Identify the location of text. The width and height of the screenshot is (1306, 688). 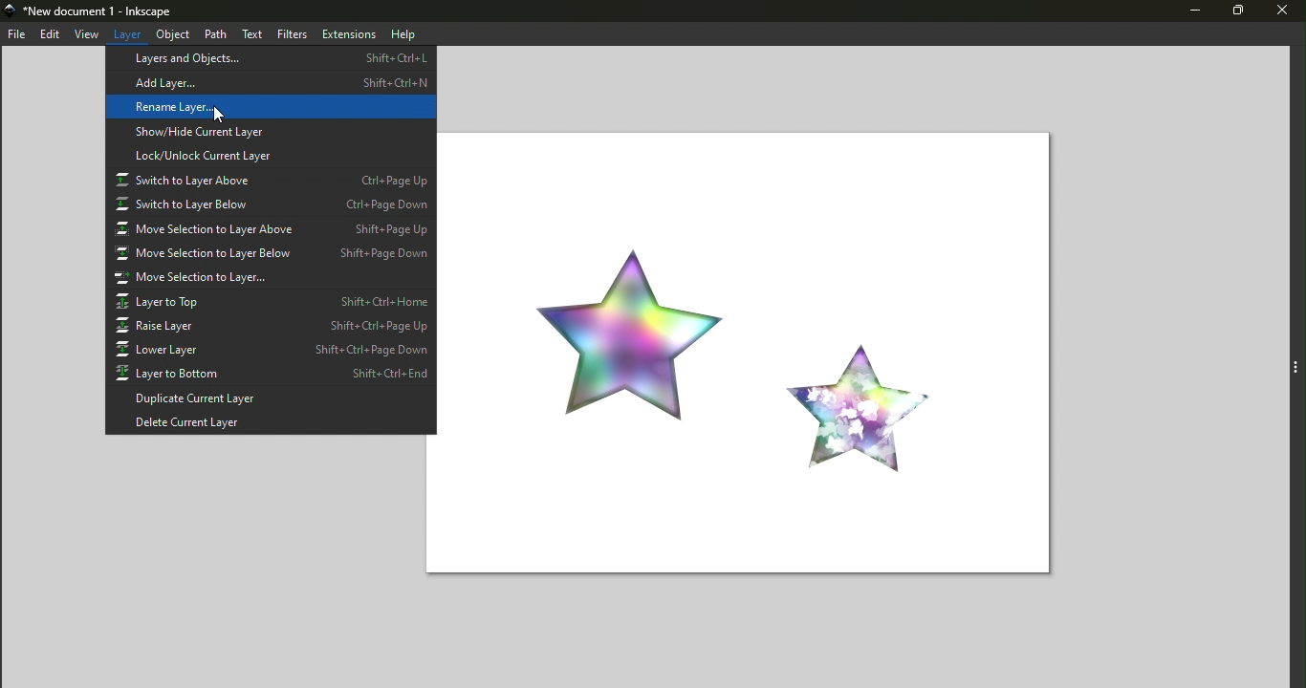
(253, 33).